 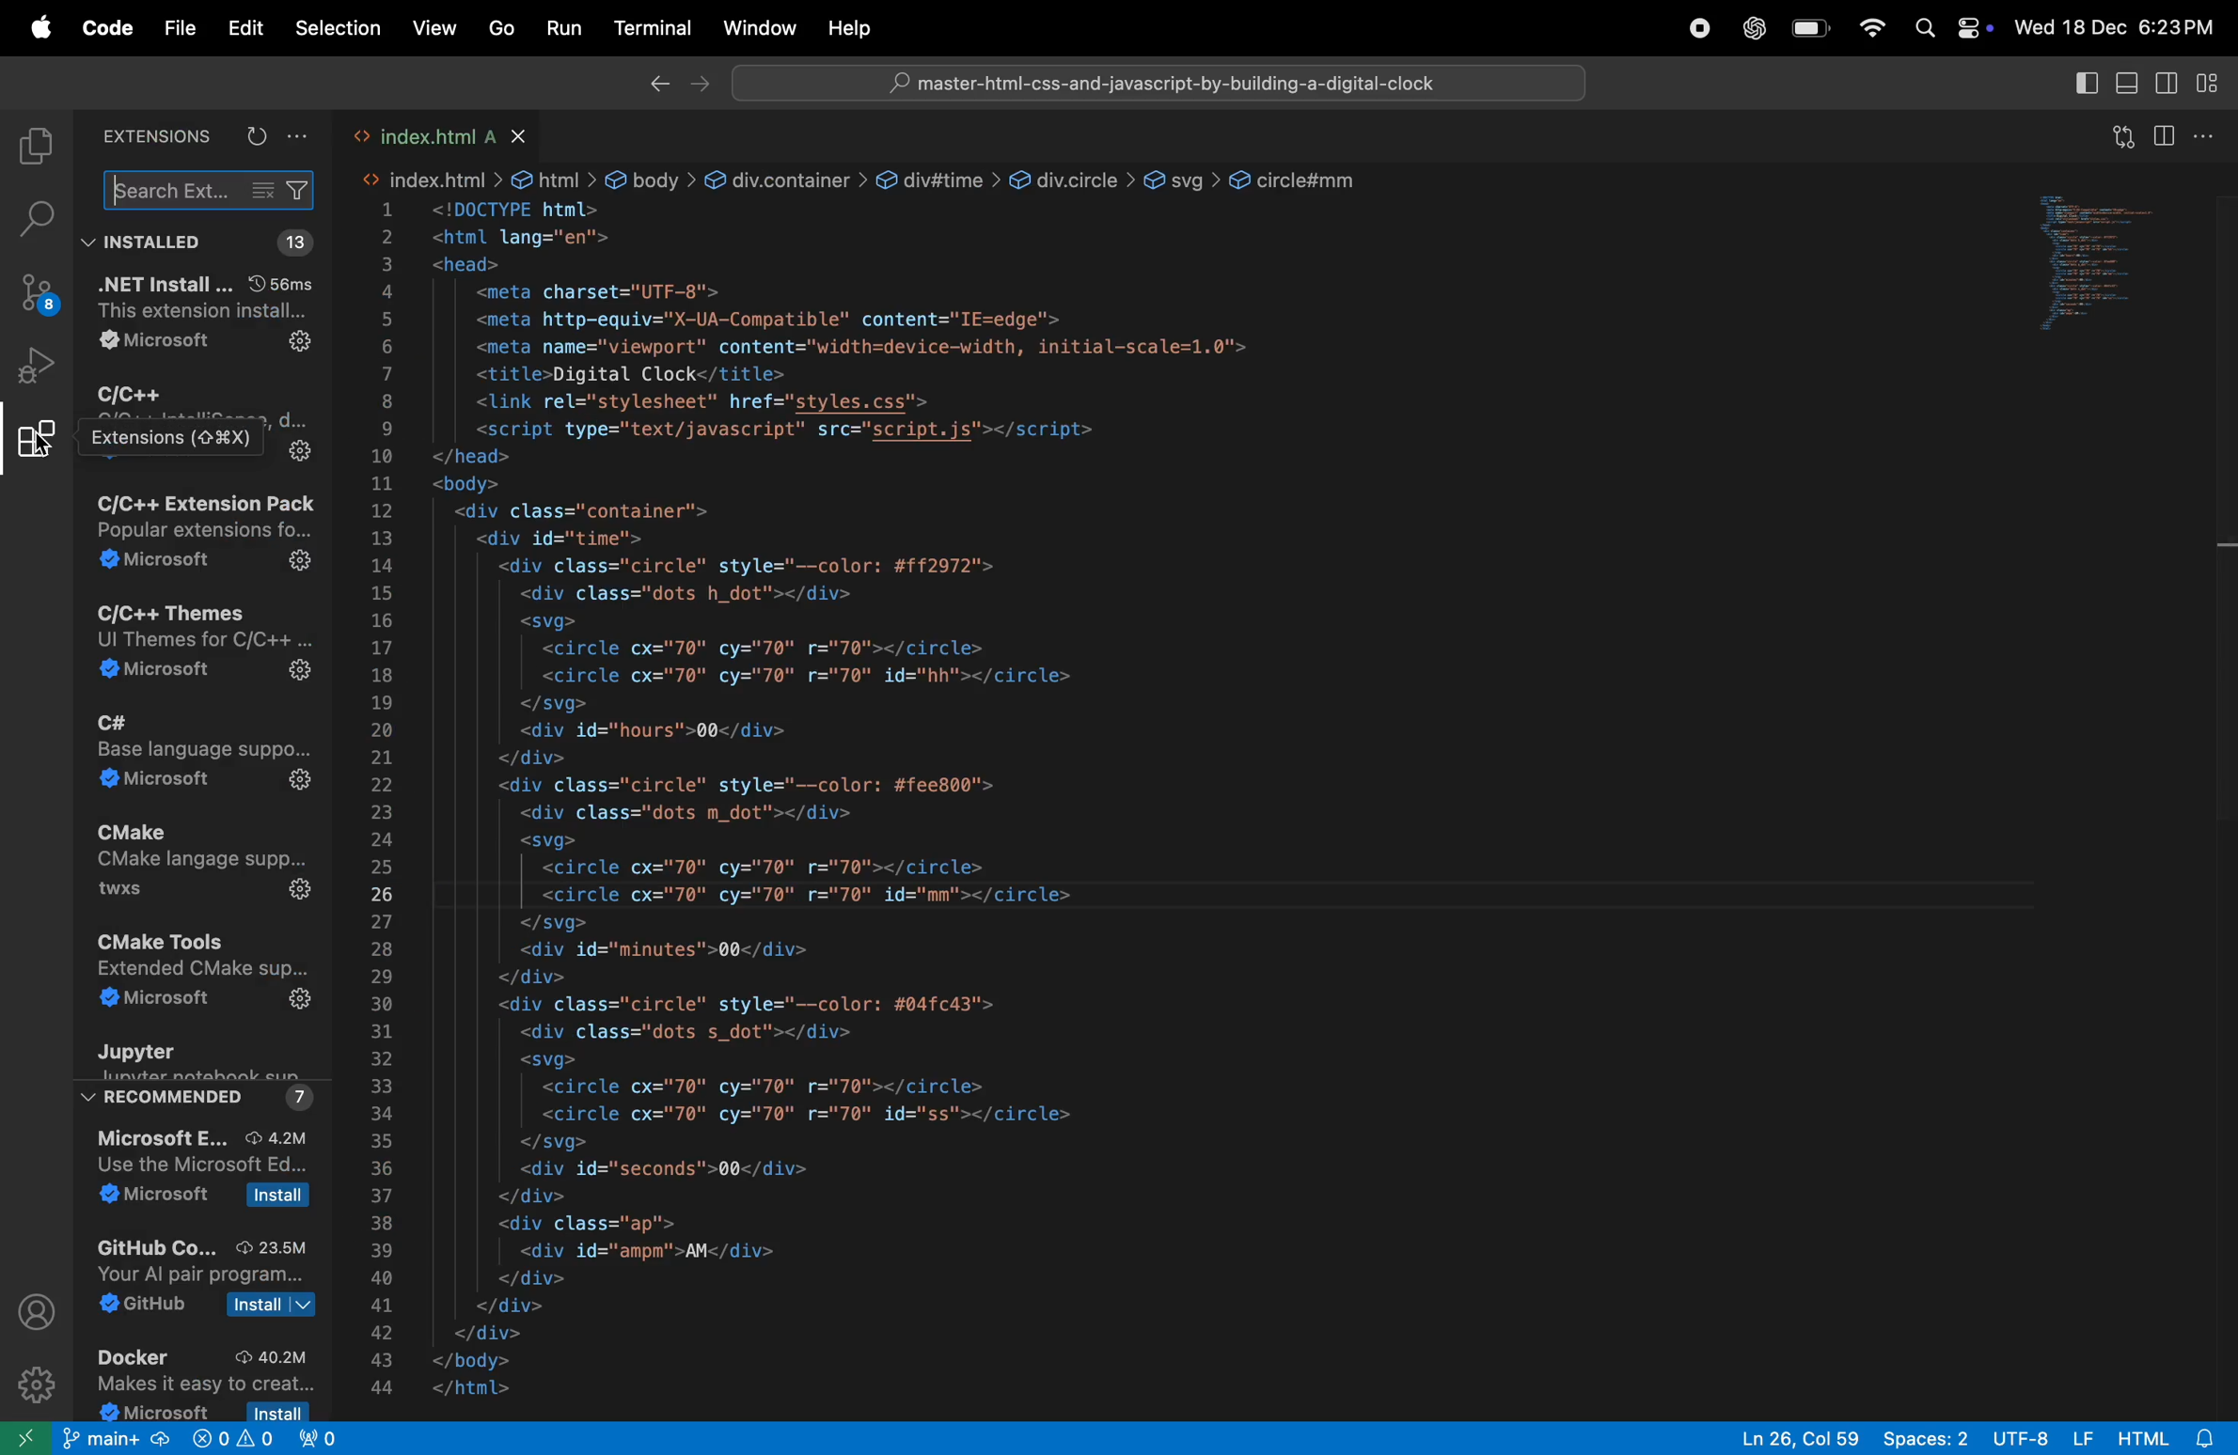 I want to click on battery, so click(x=1810, y=31).